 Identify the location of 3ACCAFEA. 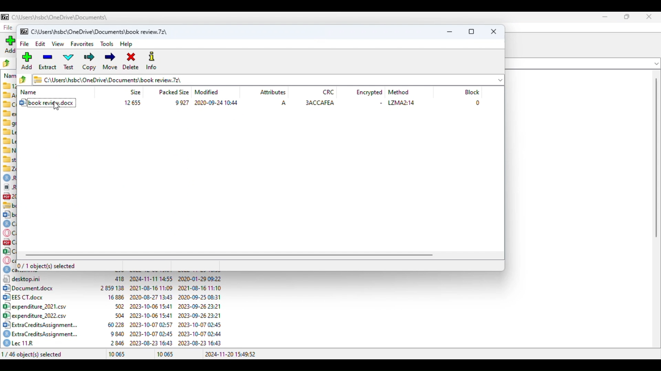
(319, 103).